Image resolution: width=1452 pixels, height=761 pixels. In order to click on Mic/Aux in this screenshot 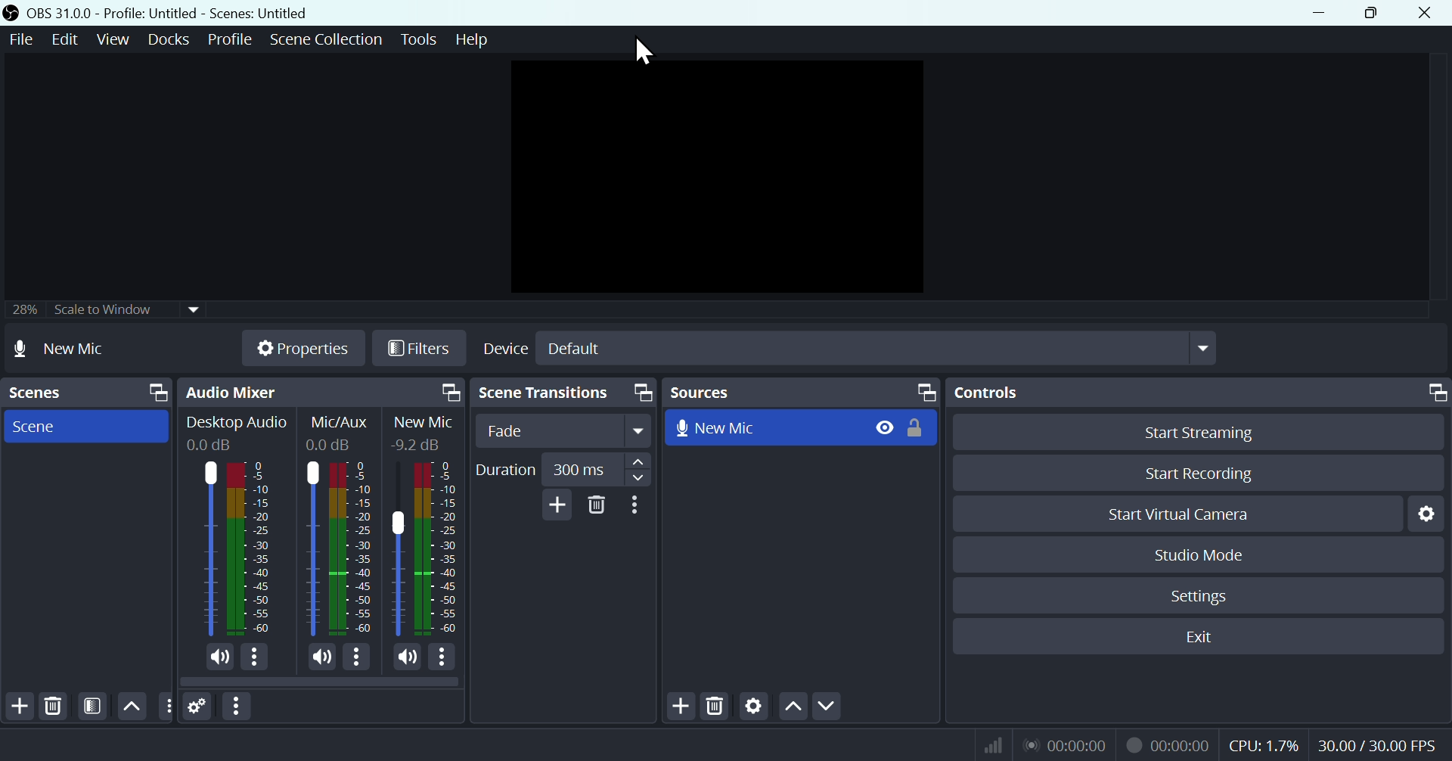, I will do `click(352, 548)`.